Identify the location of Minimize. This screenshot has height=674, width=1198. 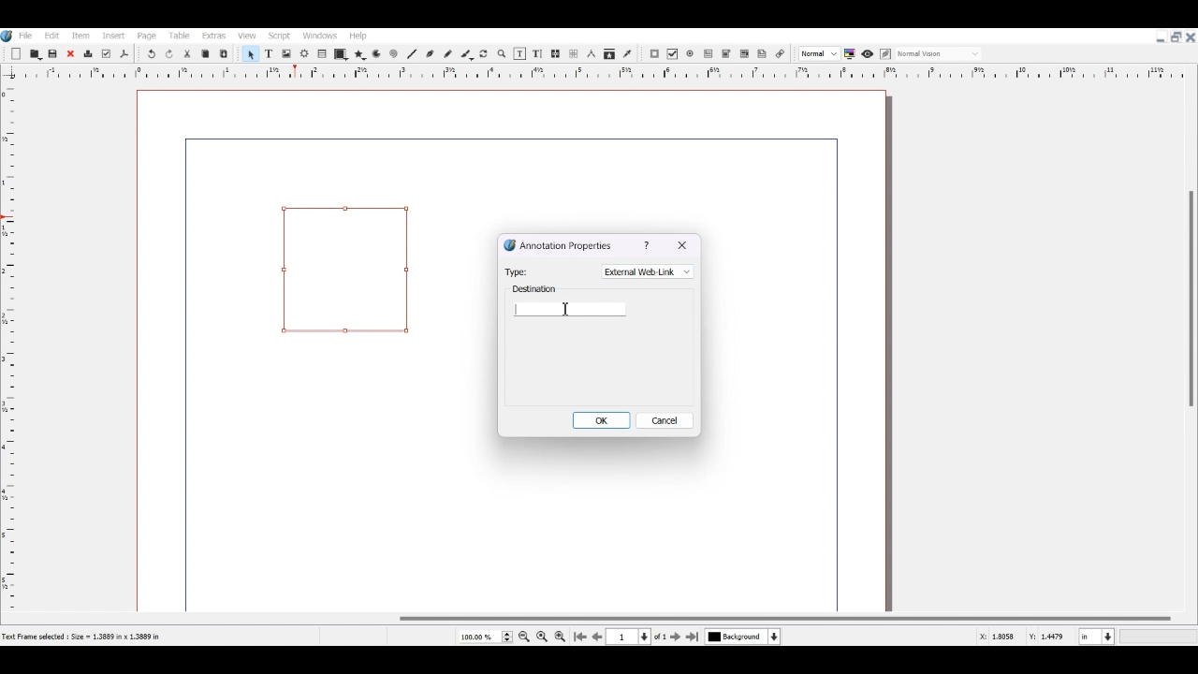
(1161, 37).